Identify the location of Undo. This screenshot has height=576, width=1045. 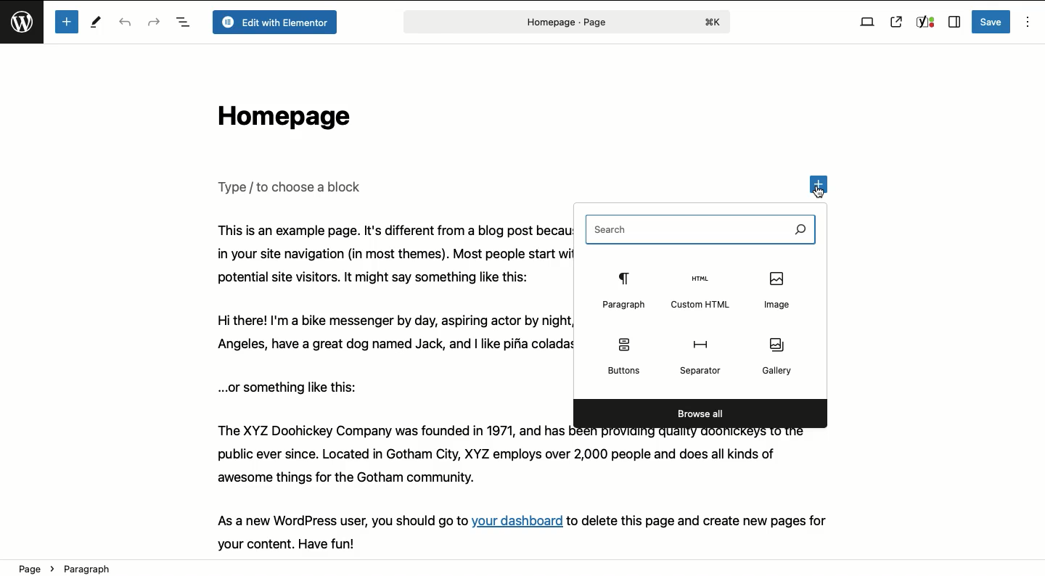
(127, 23).